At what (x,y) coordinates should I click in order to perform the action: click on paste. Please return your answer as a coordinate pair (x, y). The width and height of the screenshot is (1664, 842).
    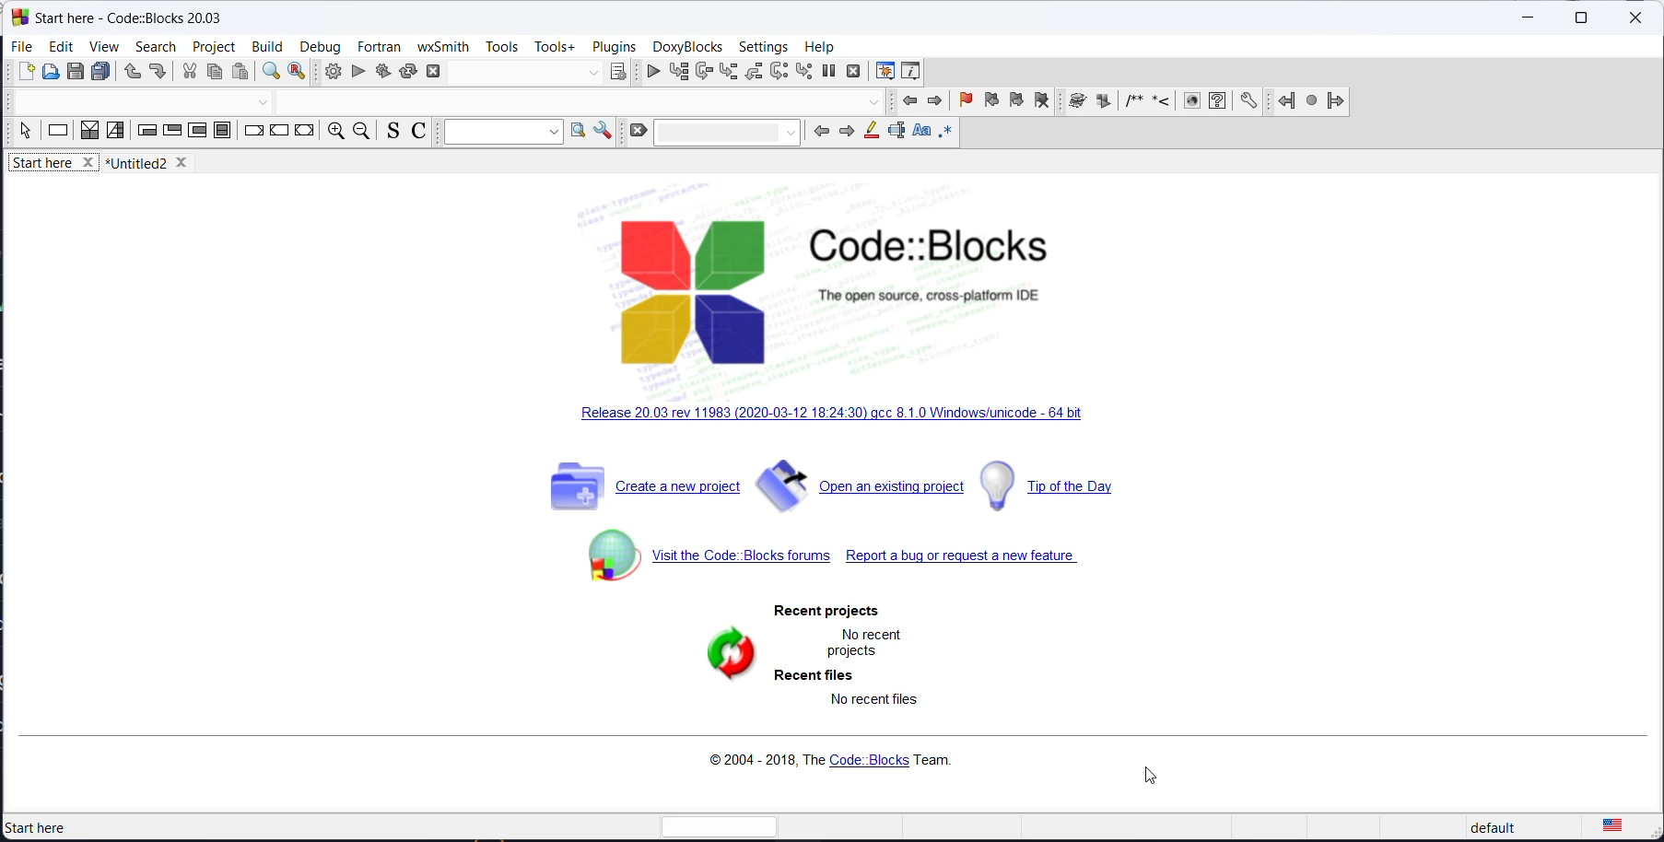
    Looking at the image, I should click on (243, 73).